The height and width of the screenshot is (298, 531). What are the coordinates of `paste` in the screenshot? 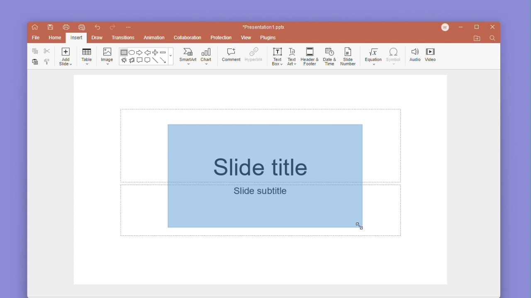 It's located at (33, 62).